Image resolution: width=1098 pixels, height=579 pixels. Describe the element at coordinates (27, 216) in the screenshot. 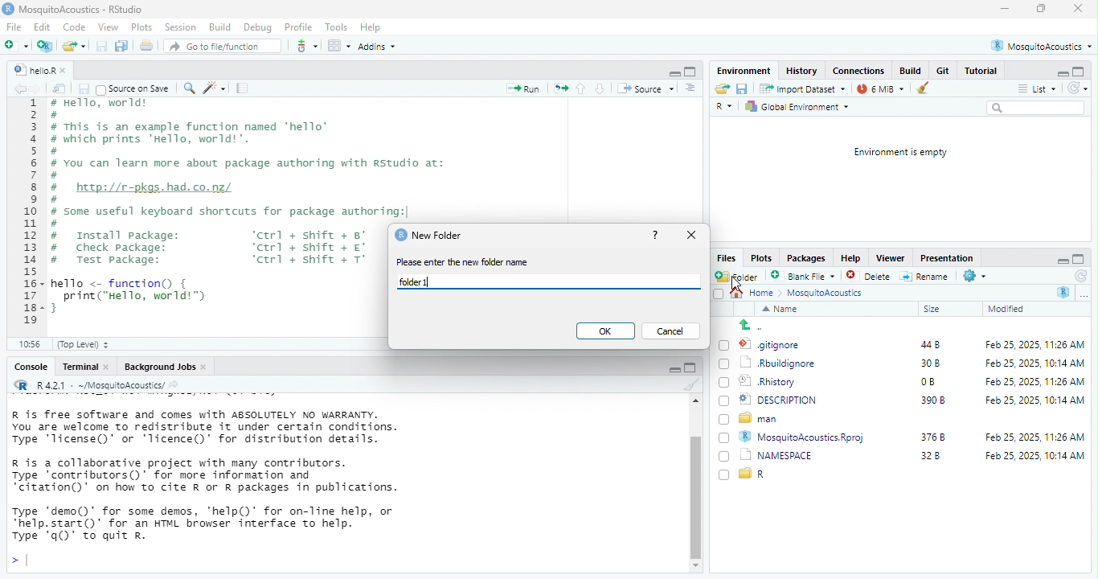

I see `+
2
3
4
5
6
7
8
9

10
11
12
13
14
15
16
17
18
19` at that location.